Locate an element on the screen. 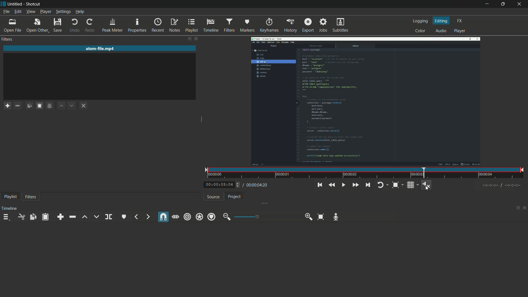 This screenshot has width=528, height=297. open other is located at coordinates (37, 26).